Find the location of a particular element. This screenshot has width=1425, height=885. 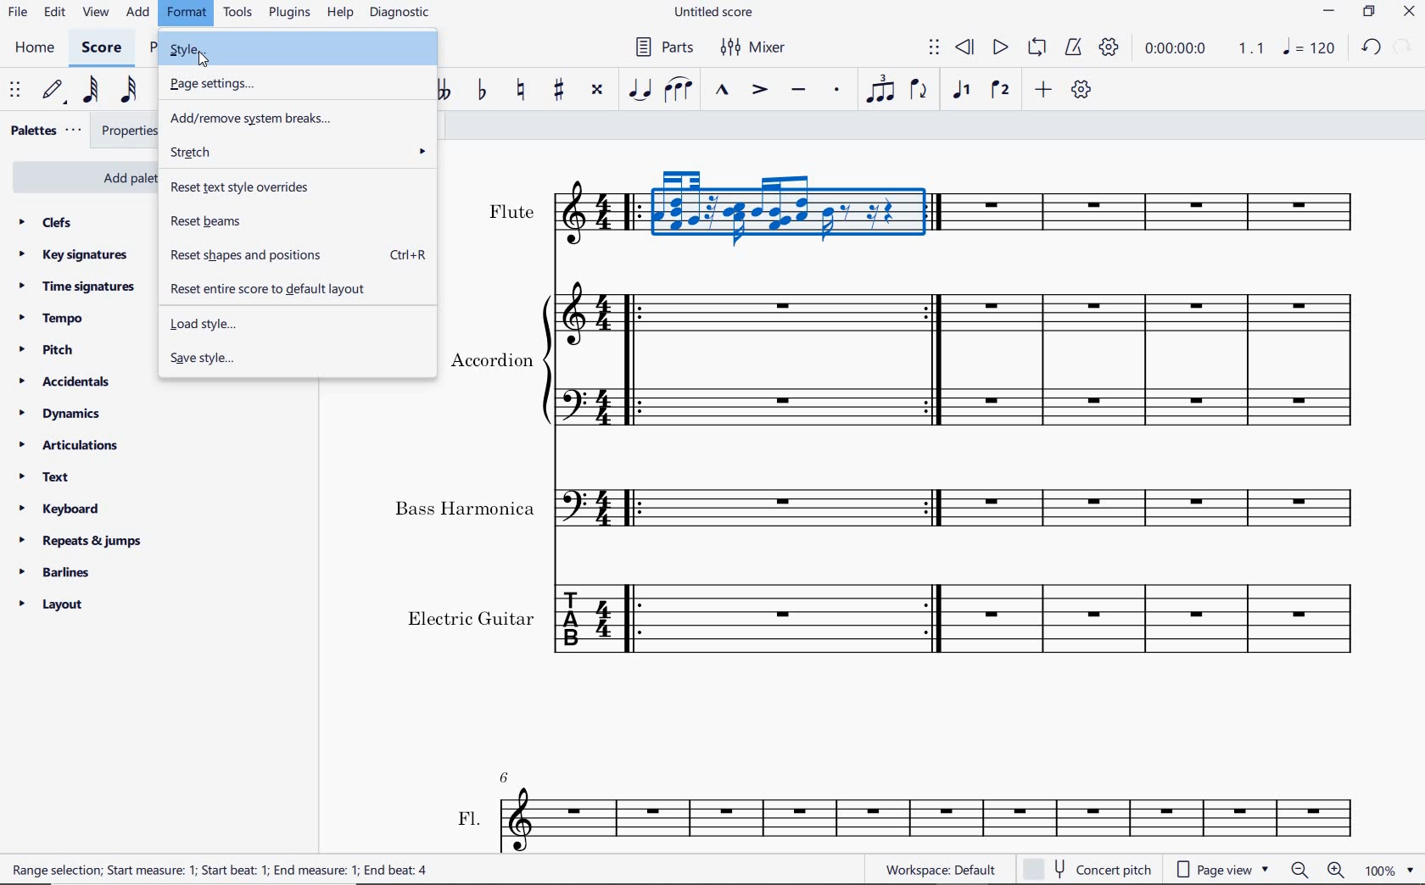

help is located at coordinates (340, 14).